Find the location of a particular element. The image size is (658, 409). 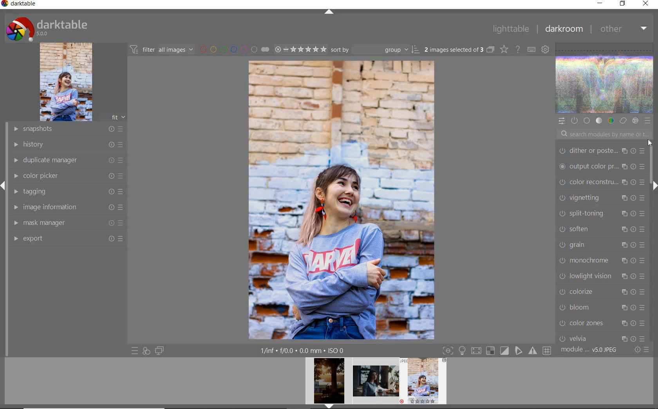

enlarge canvas is located at coordinates (602, 259).